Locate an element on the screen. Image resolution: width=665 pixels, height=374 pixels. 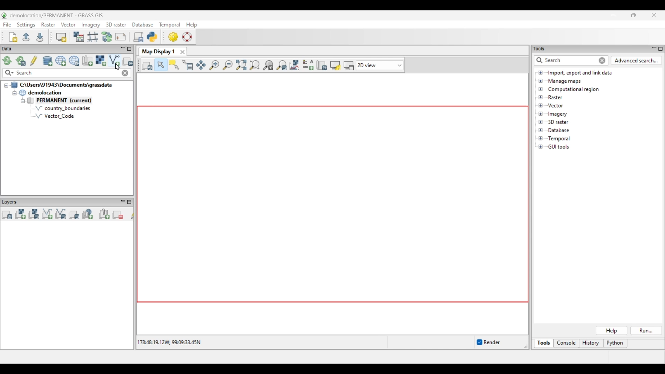
Reload GRASS projects is located at coordinates (7, 61).